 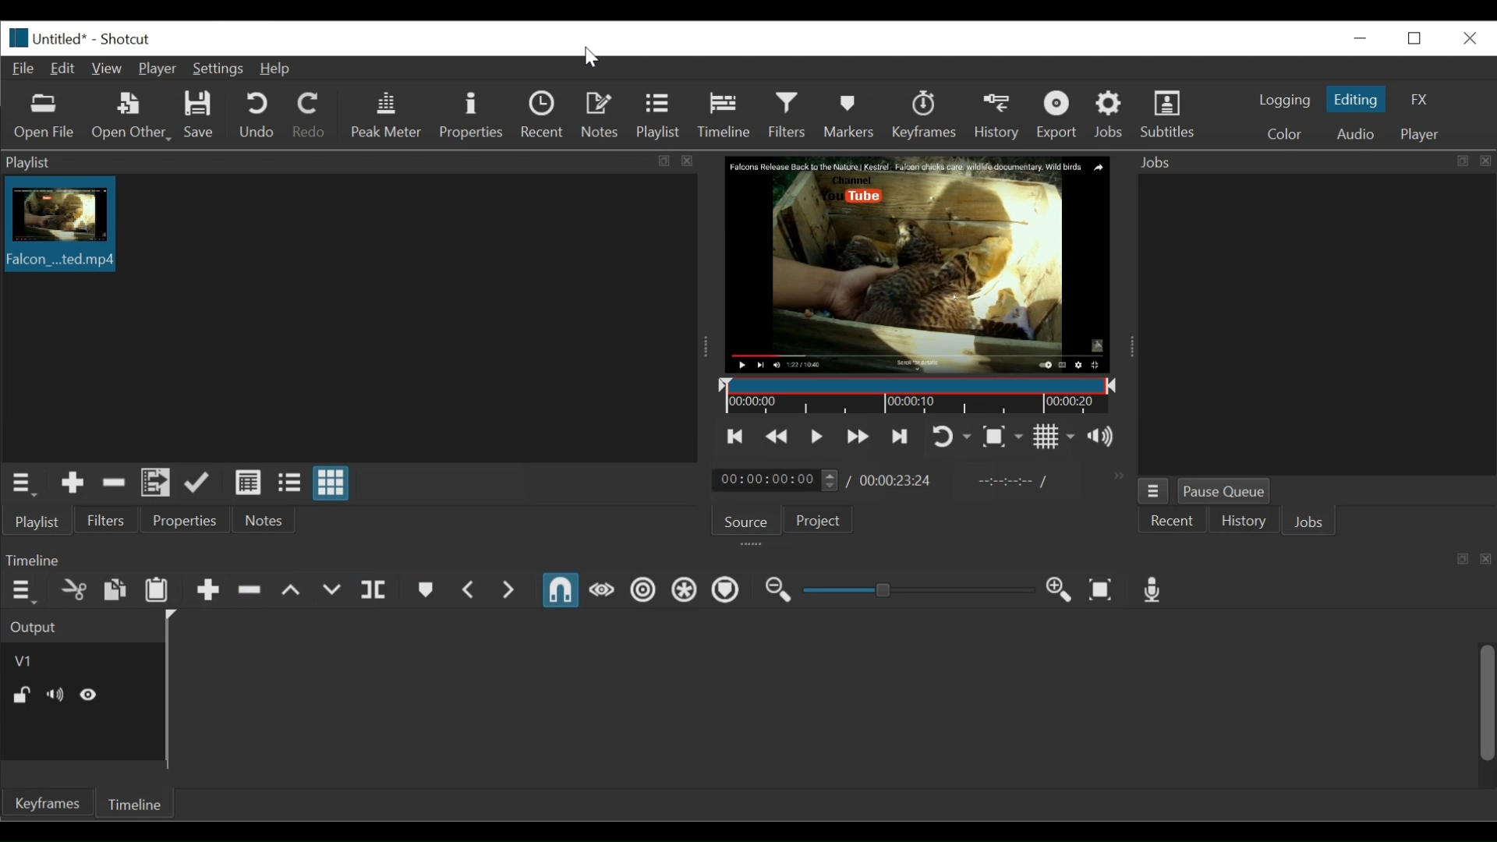 I want to click on Subtitles, so click(x=1177, y=116).